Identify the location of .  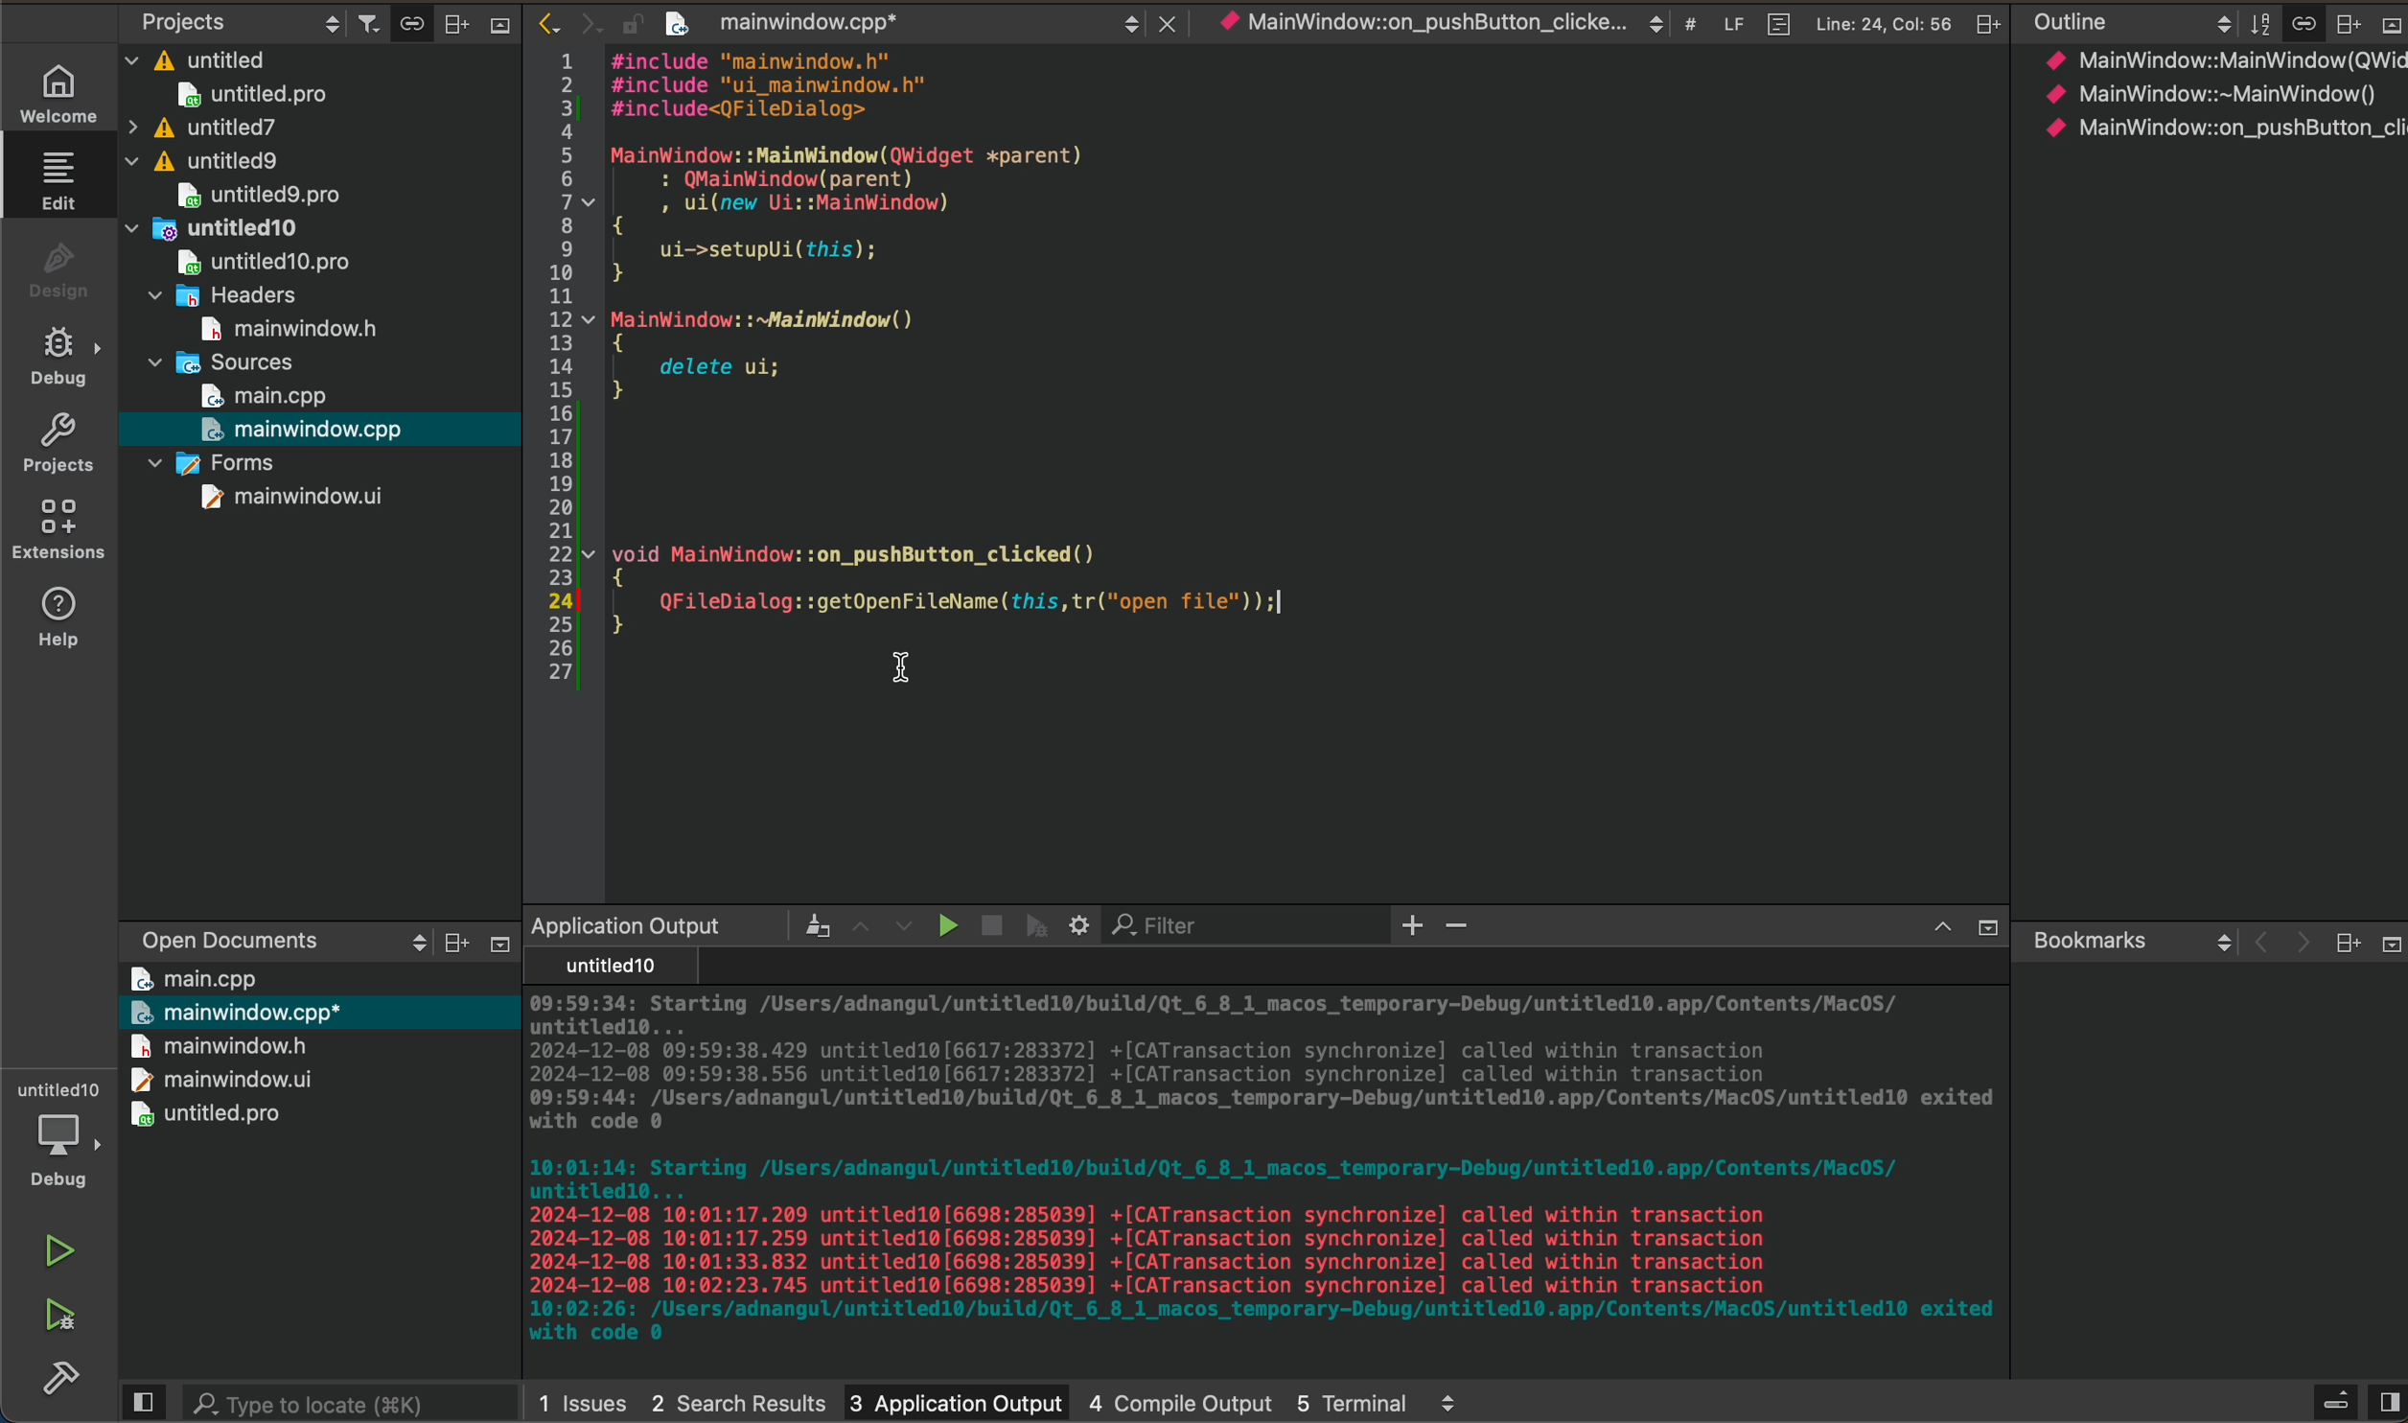
(1983, 23).